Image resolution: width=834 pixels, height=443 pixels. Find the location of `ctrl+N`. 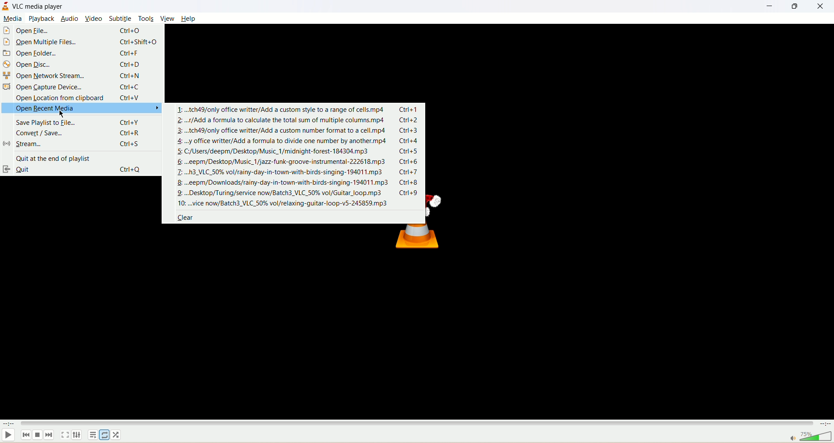

ctrl+N is located at coordinates (130, 76).